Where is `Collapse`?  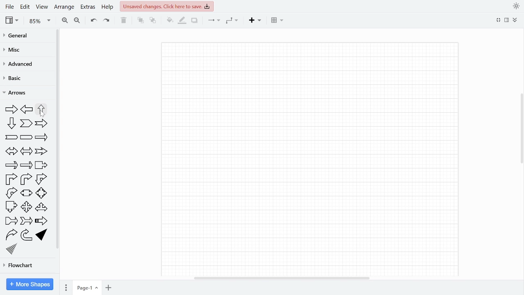
Collapse is located at coordinates (515, 20).